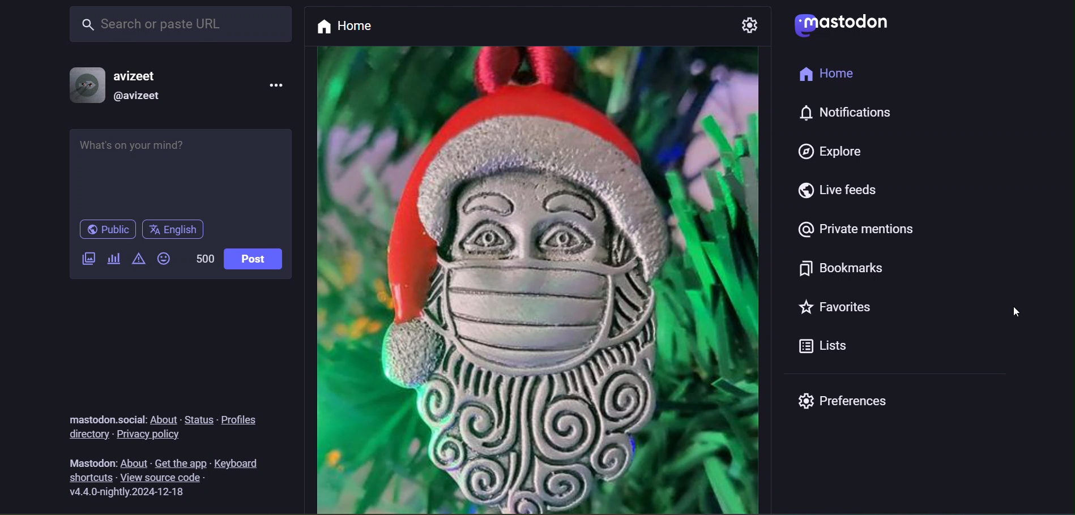 This screenshot has width=1075, height=515. Describe the element at coordinates (181, 24) in the screenshot. I see `search` at that location.